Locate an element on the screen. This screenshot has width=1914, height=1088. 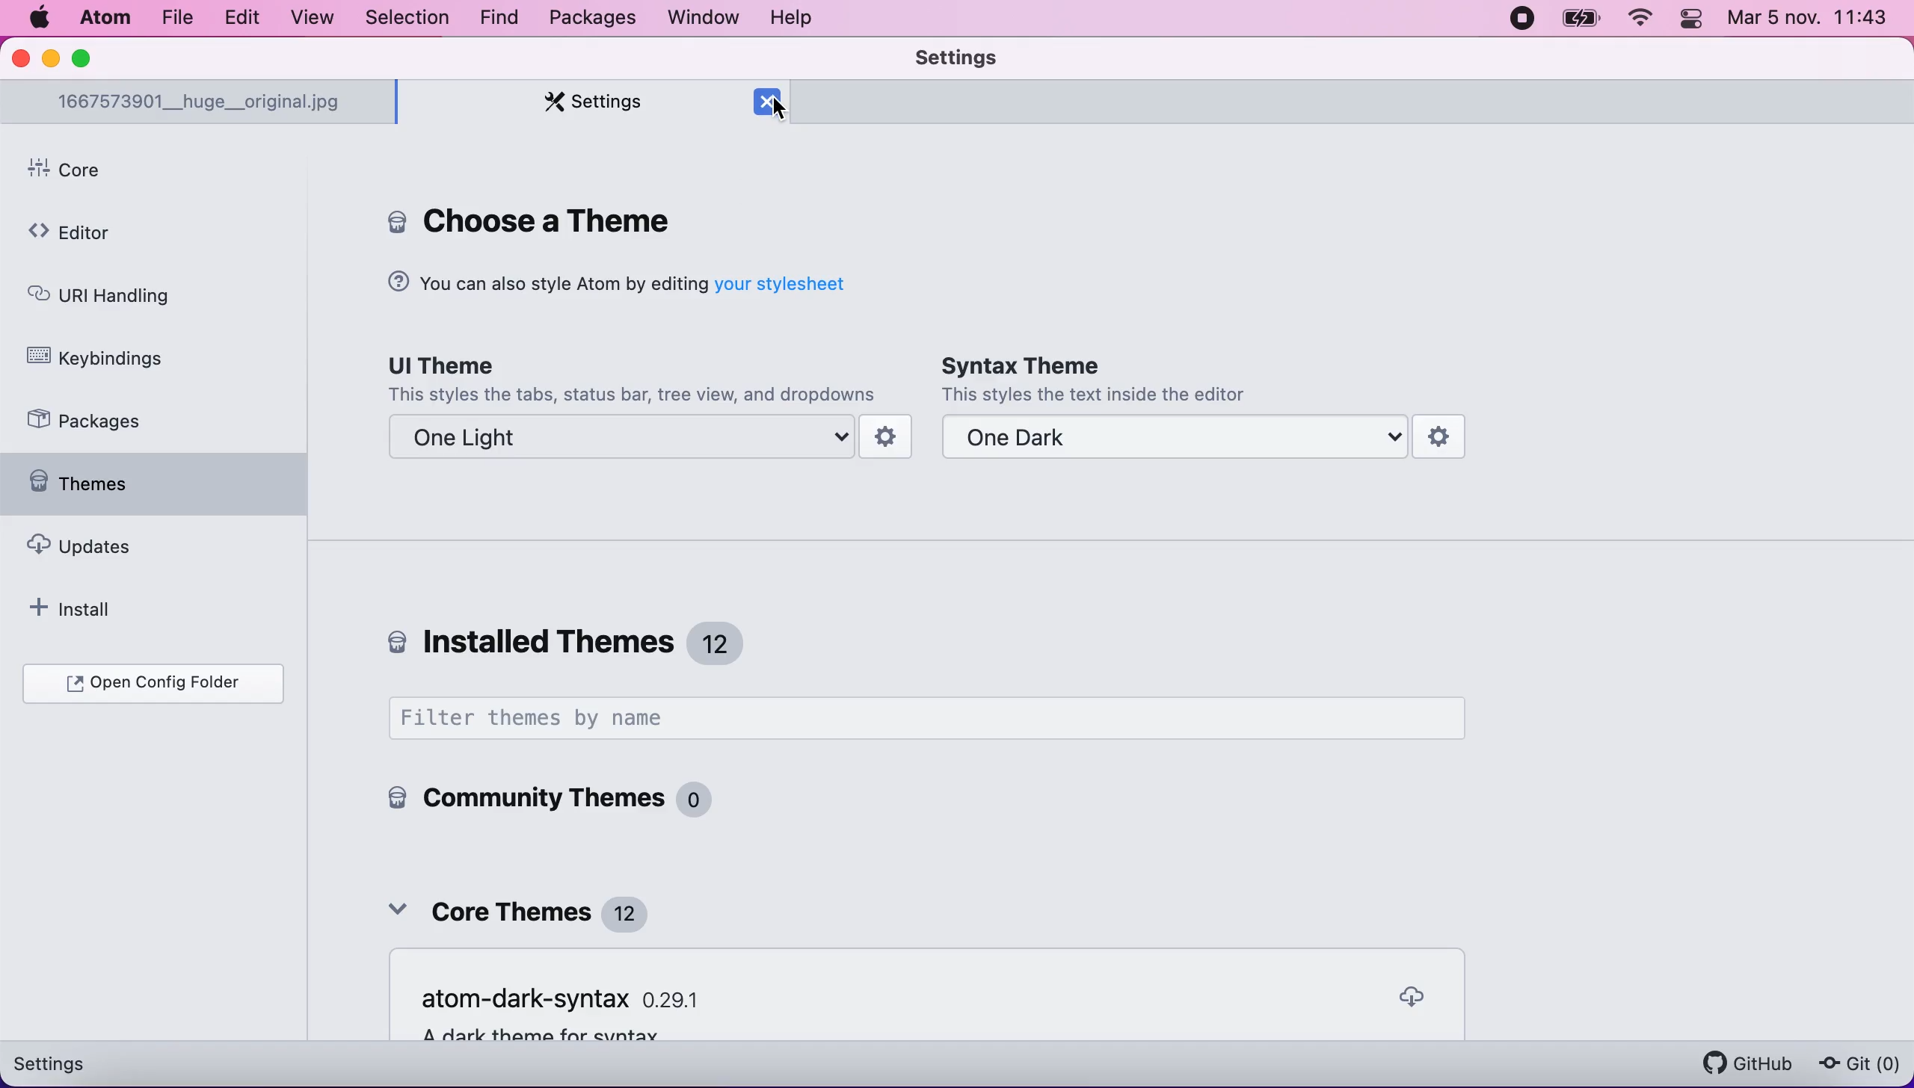
minimize is located at coordinates (50, 60).